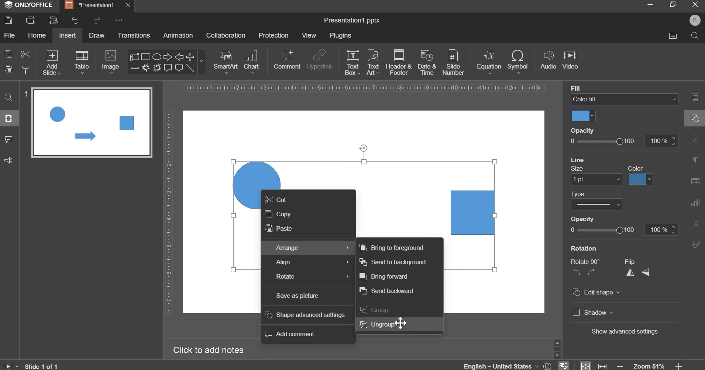 Image resolution: width=705 pixels, height=370 pixels. What do you see at coordinates (82, 62) in the screenshot?
I see `table` at bounding box center [82, 62].